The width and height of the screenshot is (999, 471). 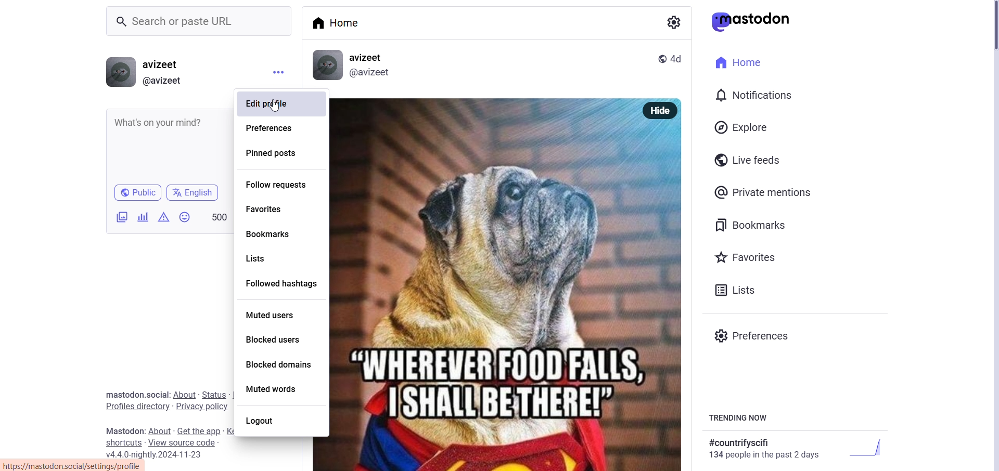 I want to click on bookmark, so click(x=752, y=225).